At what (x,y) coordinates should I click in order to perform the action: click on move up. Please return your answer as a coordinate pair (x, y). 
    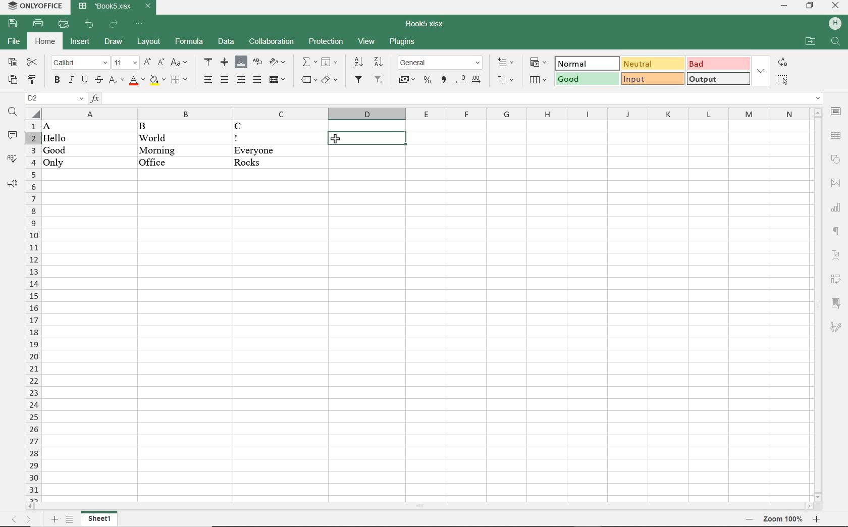
    Looking at the image, I should click on (817, 112).